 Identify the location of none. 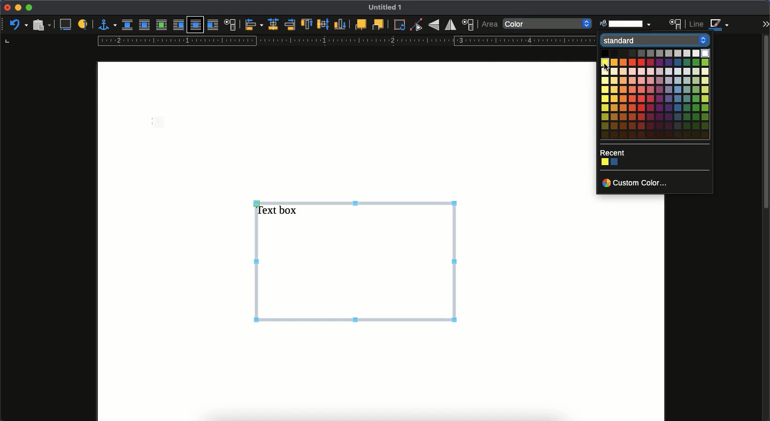
(548, 25).